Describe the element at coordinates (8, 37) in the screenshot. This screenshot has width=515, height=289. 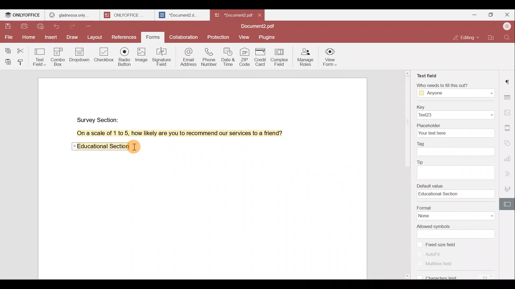
I see `File` at that location.